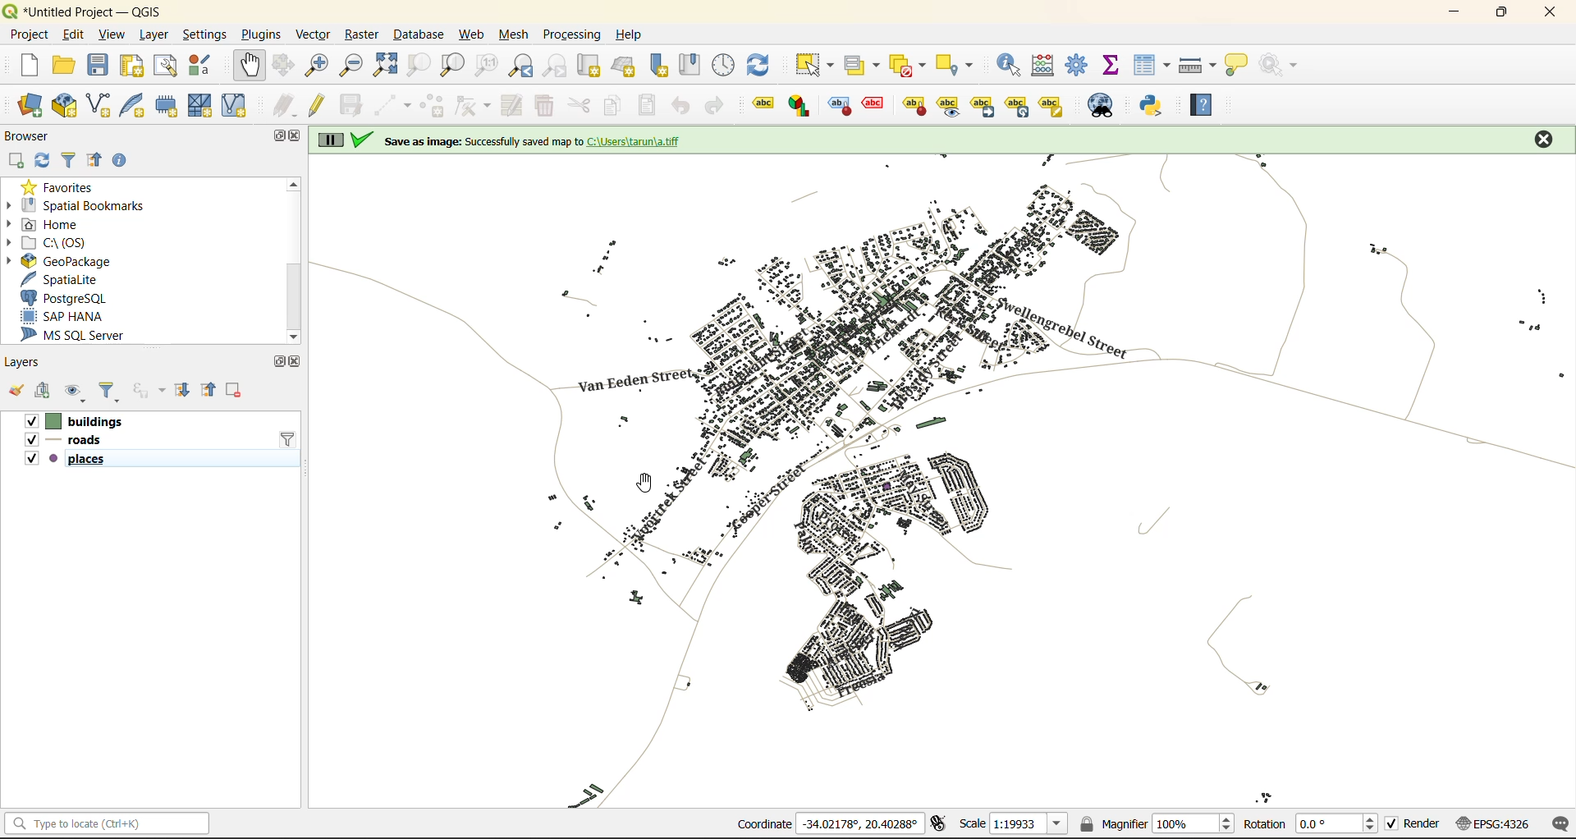 The width and height of the screenshot is (1576, 839). What do you see at coordinates (543, 108) in the screenshot?
I see `delete` at bounding box center [543, 108].